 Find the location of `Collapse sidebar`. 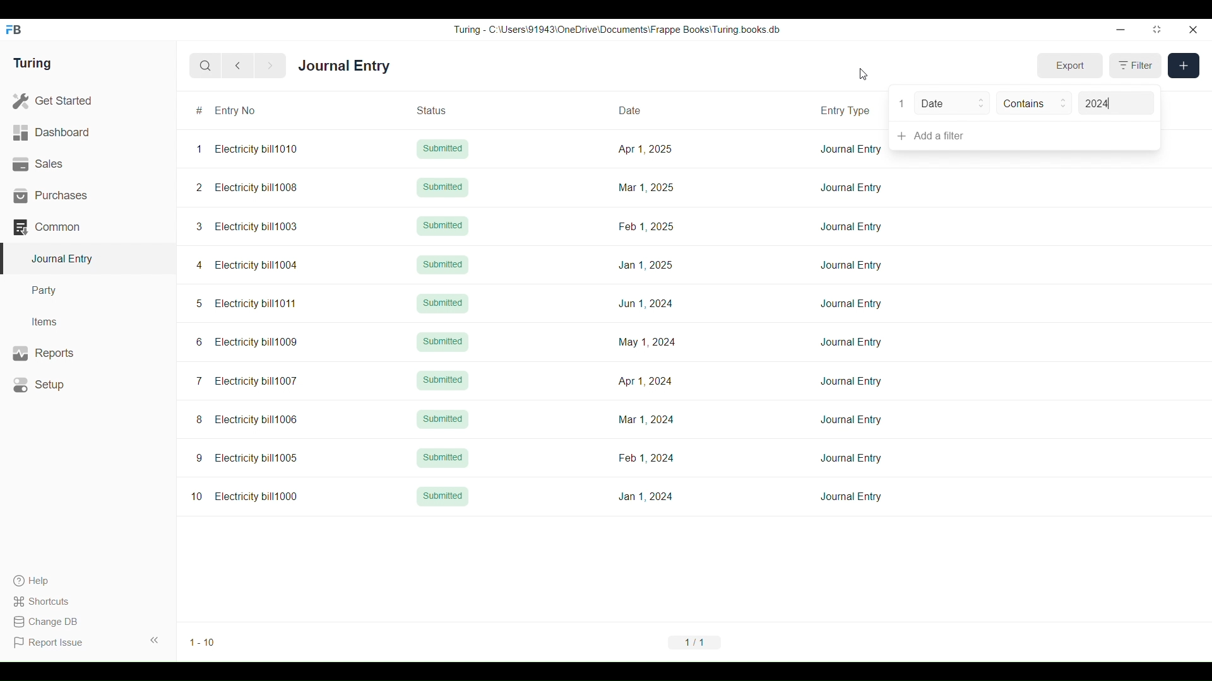

Collapse sidebar is located at coordinates (155, 640).